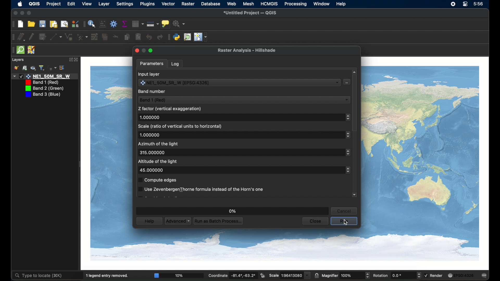  Describe the element at coordinates (92, 24) in the screenshot. I see `identify feature` at that location.